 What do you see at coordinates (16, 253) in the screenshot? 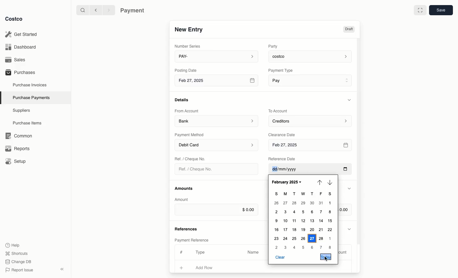
I see `Shortcuts` at bounding box center [16, 253].